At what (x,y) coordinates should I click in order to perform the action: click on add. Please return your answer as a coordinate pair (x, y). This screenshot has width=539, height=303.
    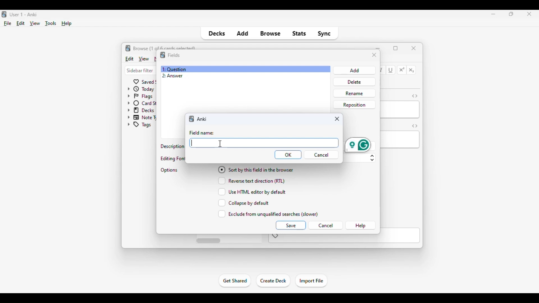
    Looking at the image, I should click on (353, 70).